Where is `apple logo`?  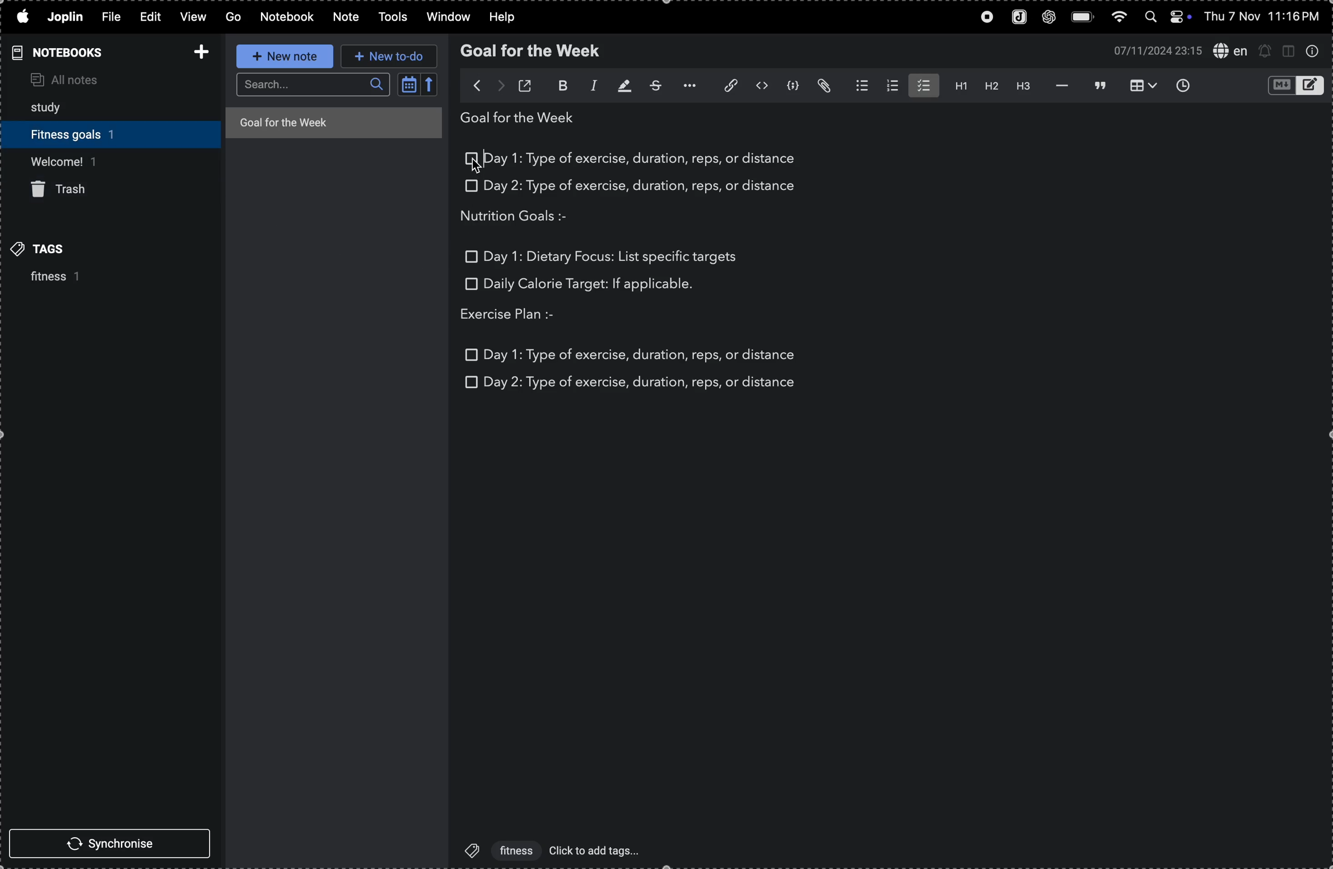
apple logo is located at coordinates (21, 15).